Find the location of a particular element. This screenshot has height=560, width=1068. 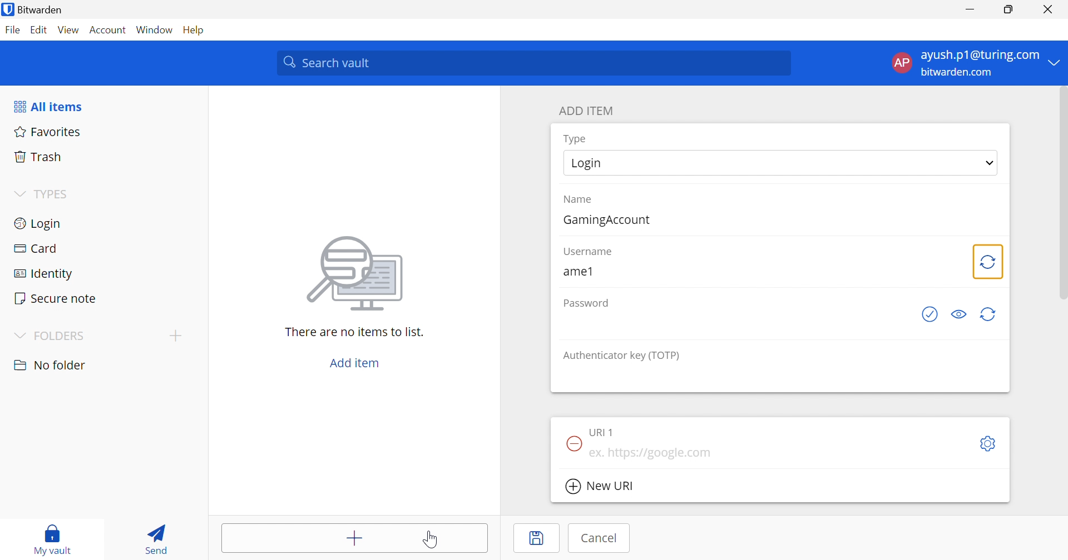

Identity is located at coordinates (44, 275).